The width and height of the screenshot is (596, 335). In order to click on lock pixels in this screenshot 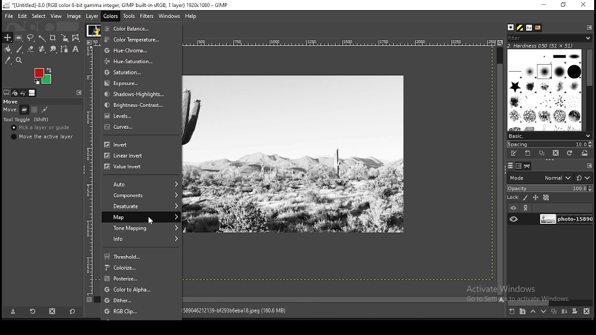, I will do `click(517, 197)`.